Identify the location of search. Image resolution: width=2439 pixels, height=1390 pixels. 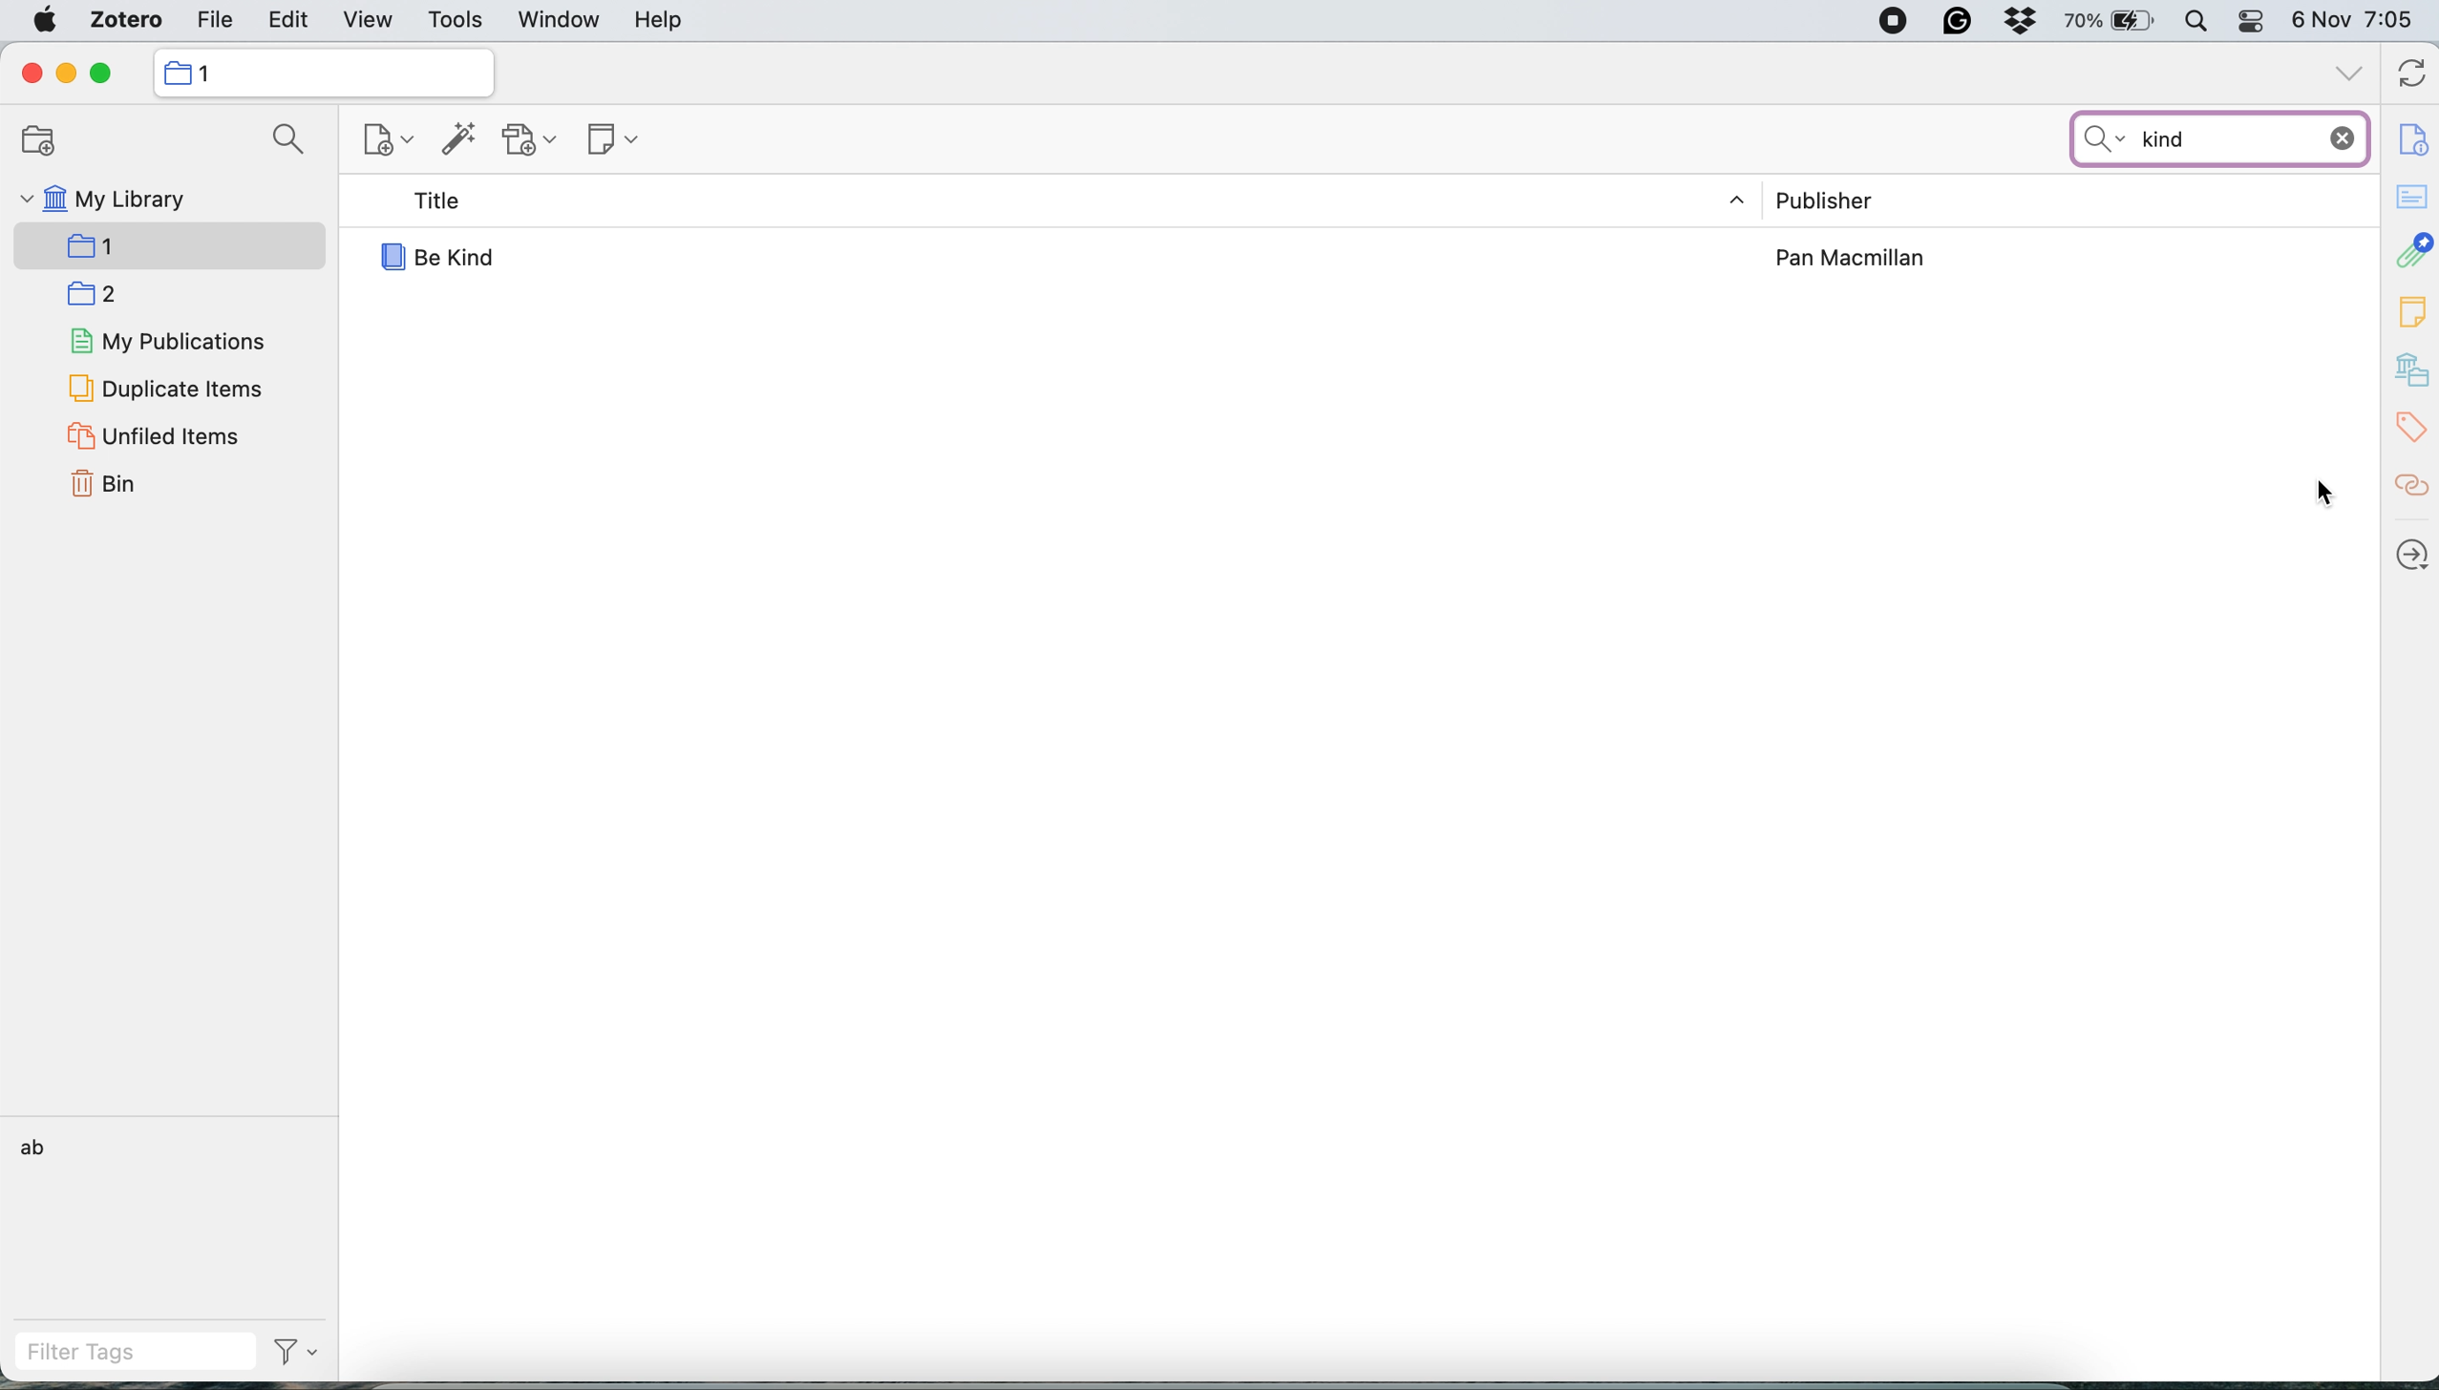
(288, 141).